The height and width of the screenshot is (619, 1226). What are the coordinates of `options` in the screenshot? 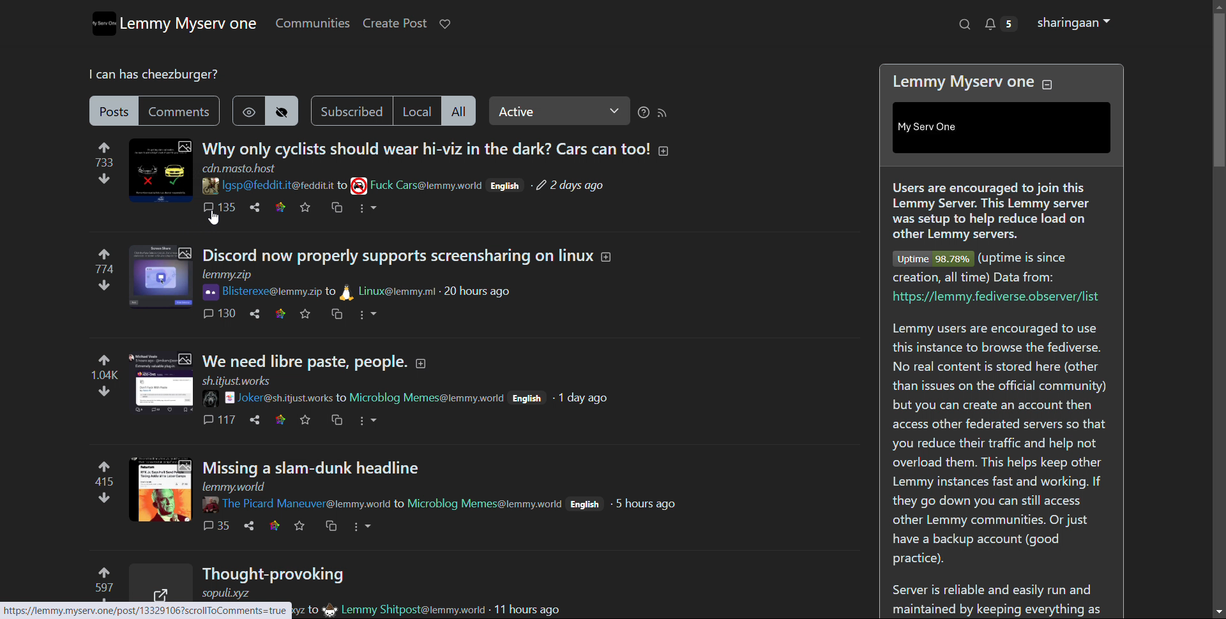 It's located at (367, 421).